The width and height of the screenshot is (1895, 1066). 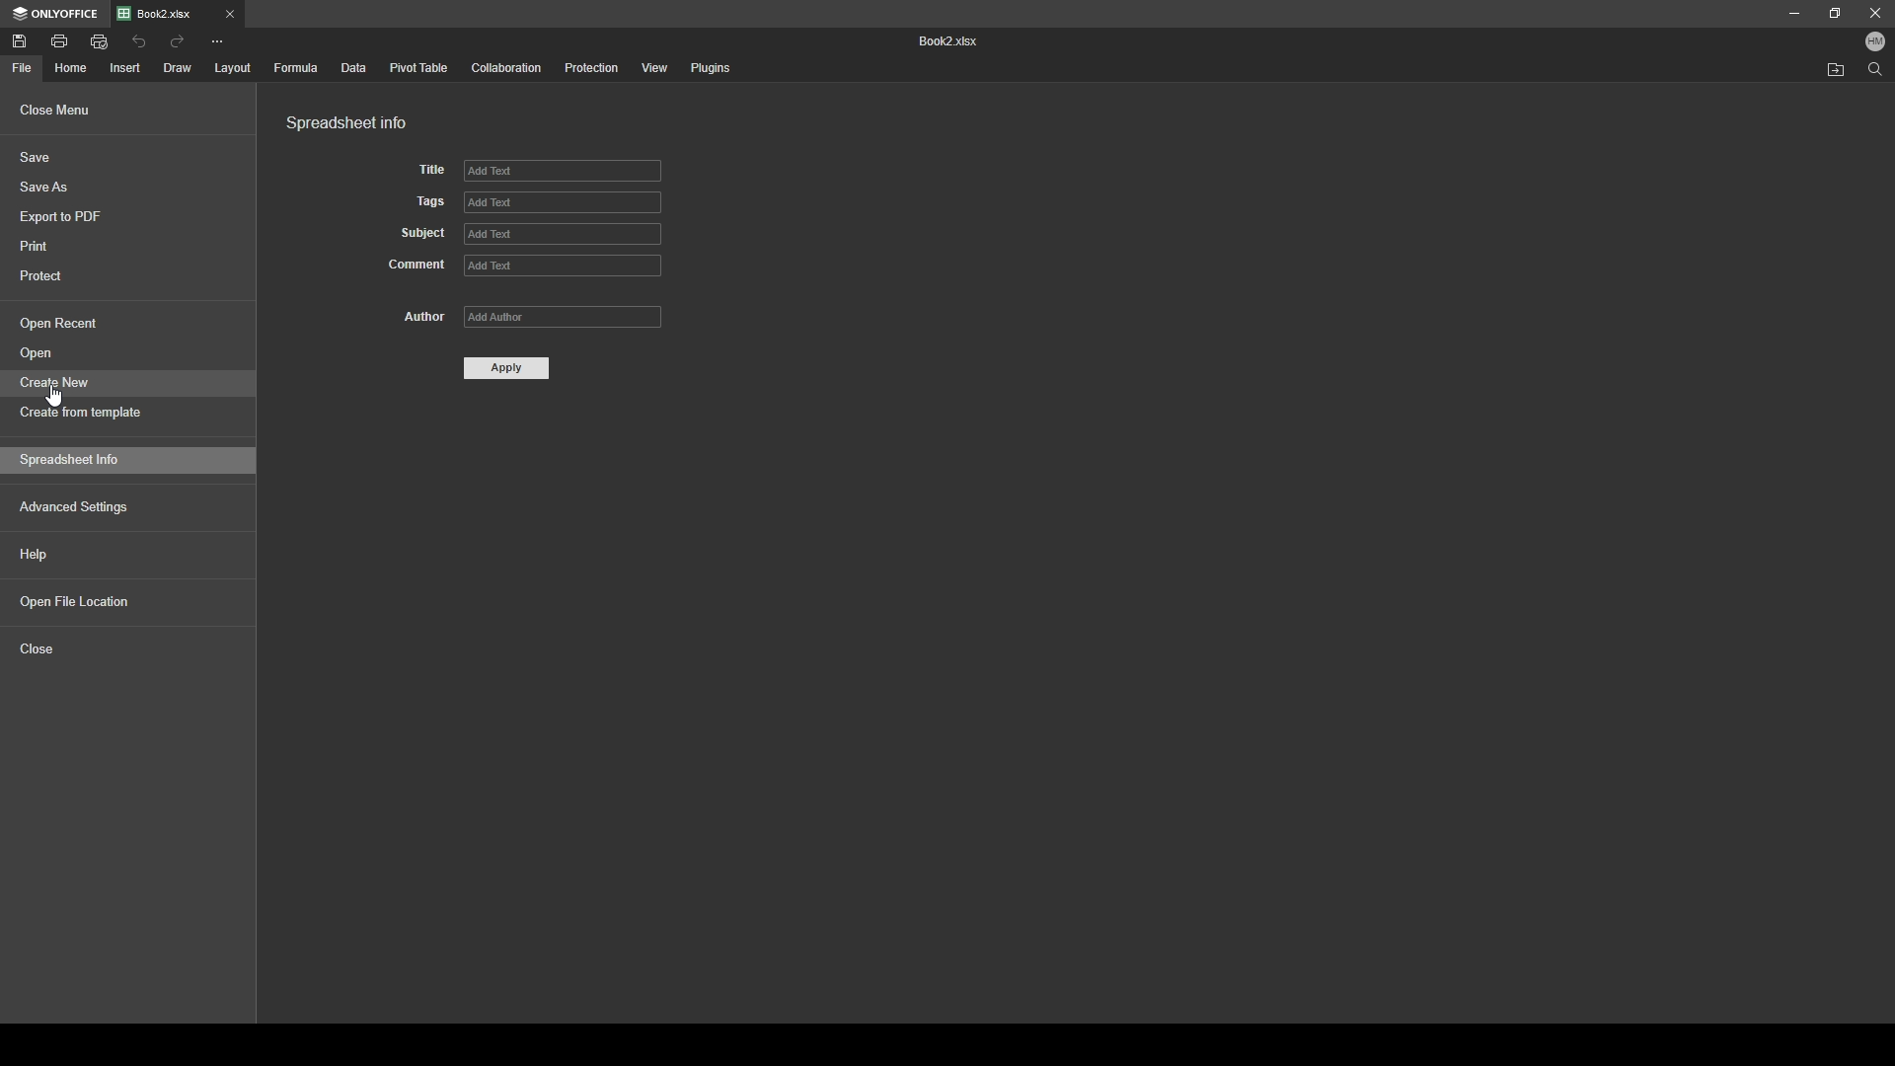 I want to click on author, so click(x=425, y=314).